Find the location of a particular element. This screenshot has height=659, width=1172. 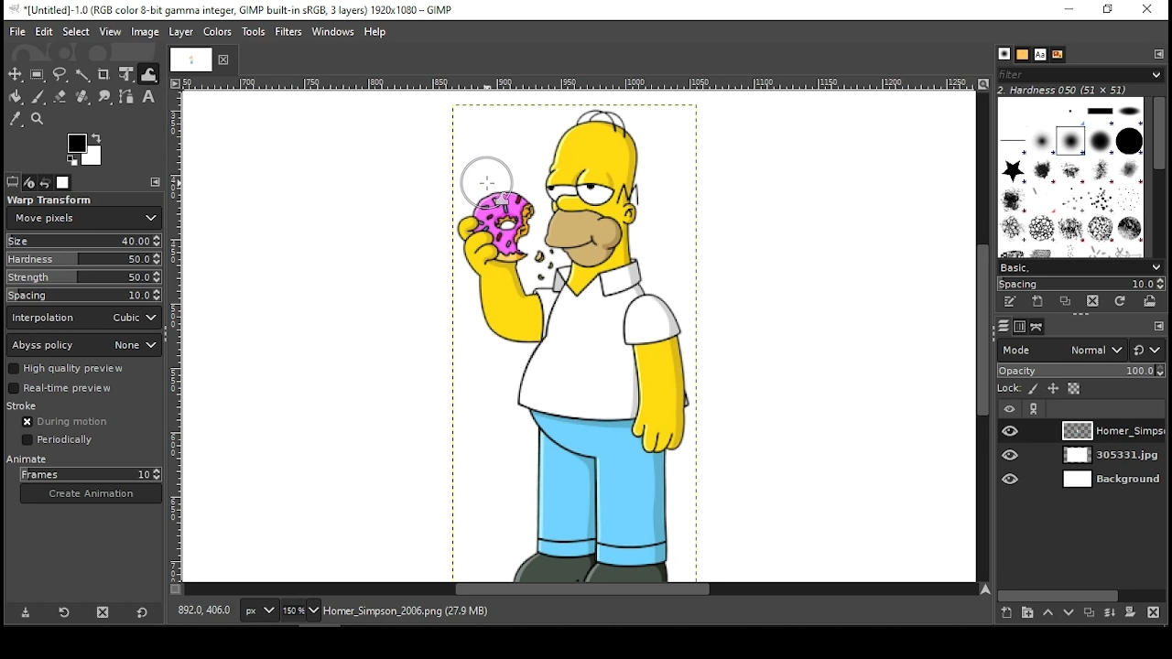

refresh brushes is located at coordinates (1123, 301).